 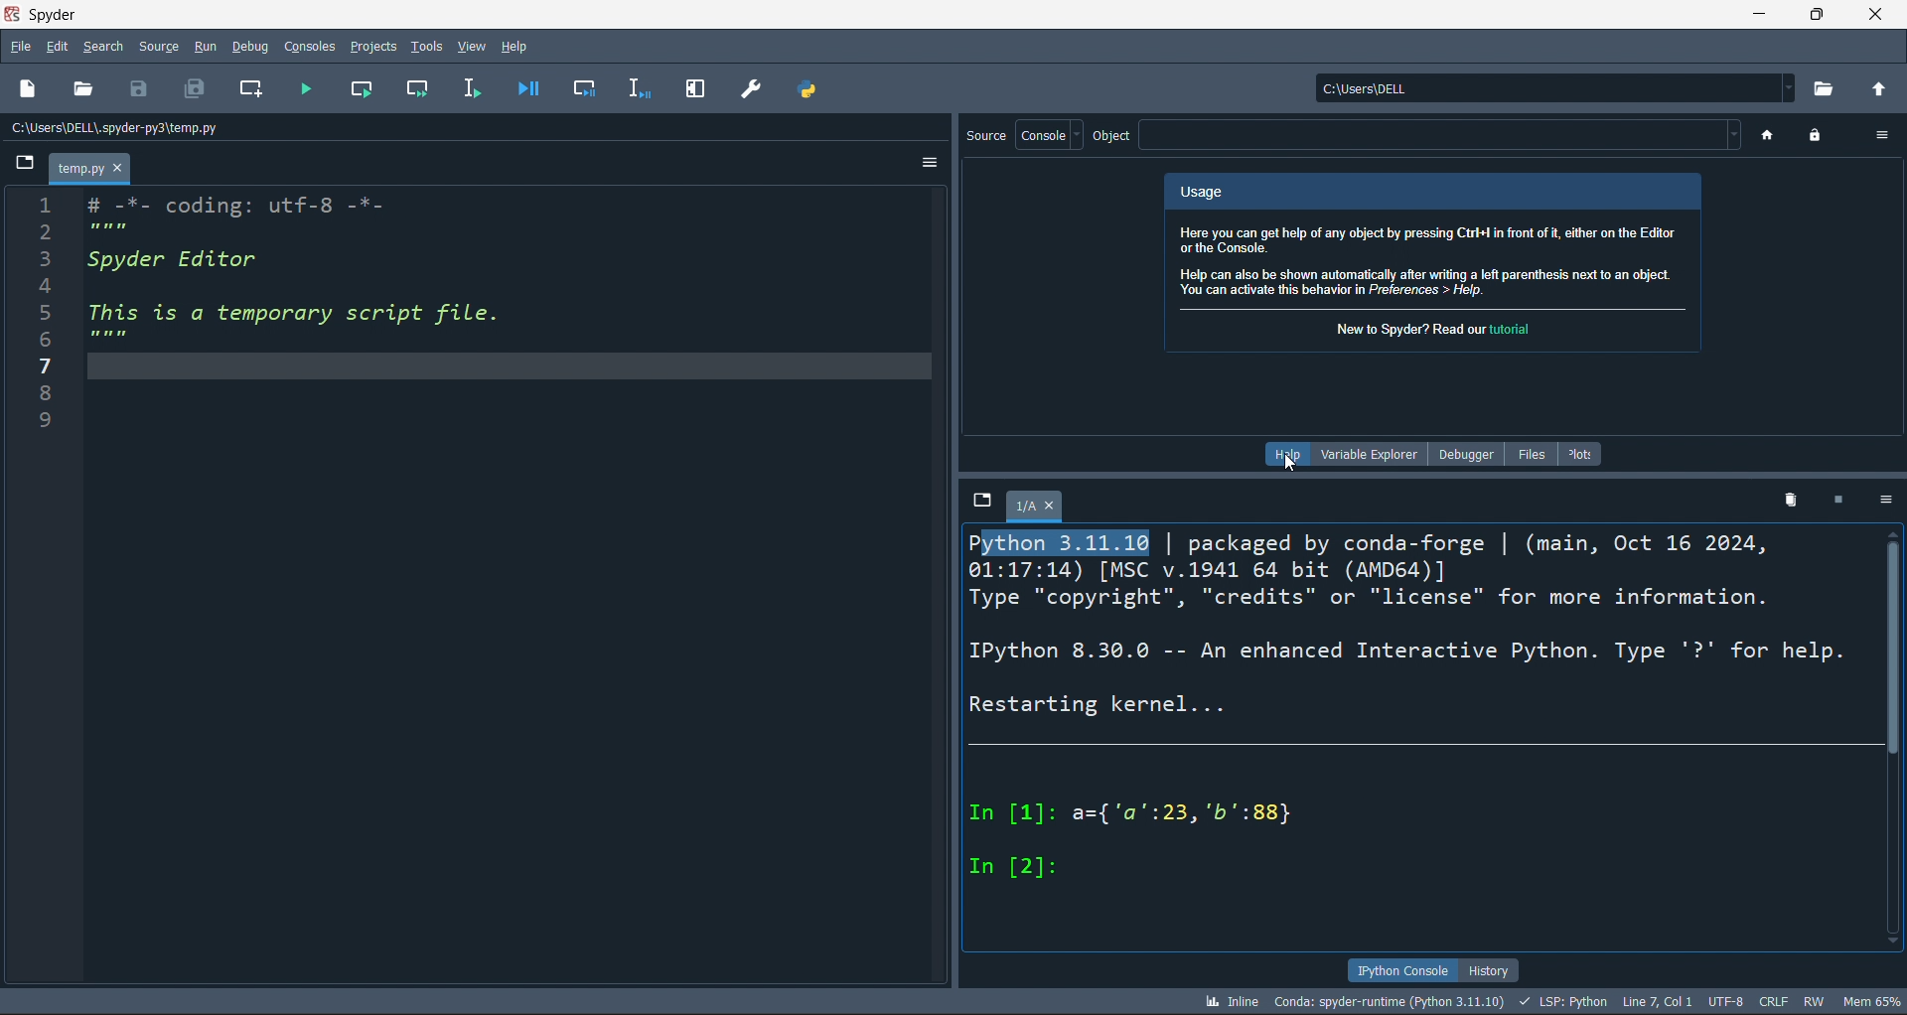 I want to click on Python 3.11.10 | packaged by conda-forge | (main, Oct 16 2024,
01:17:14) [MSC v.1941 64 bit (AMD64)]

Type "copyright", "credits" or "license" for more information.
IPython 8.30.0 -- An enhanced Interactive Python. Type '?* for help.
Restarting kernel...

In [1]: a={'a':23, 'b"':88}

In [2]:, so click(x=1404, y=720).